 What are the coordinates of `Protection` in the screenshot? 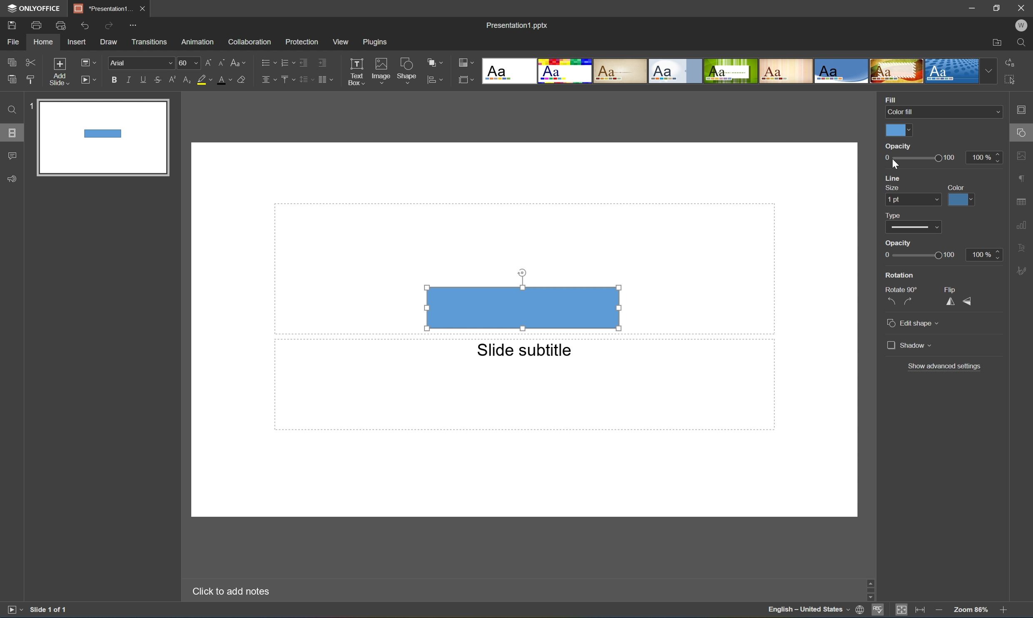 It's located at (301, 41).